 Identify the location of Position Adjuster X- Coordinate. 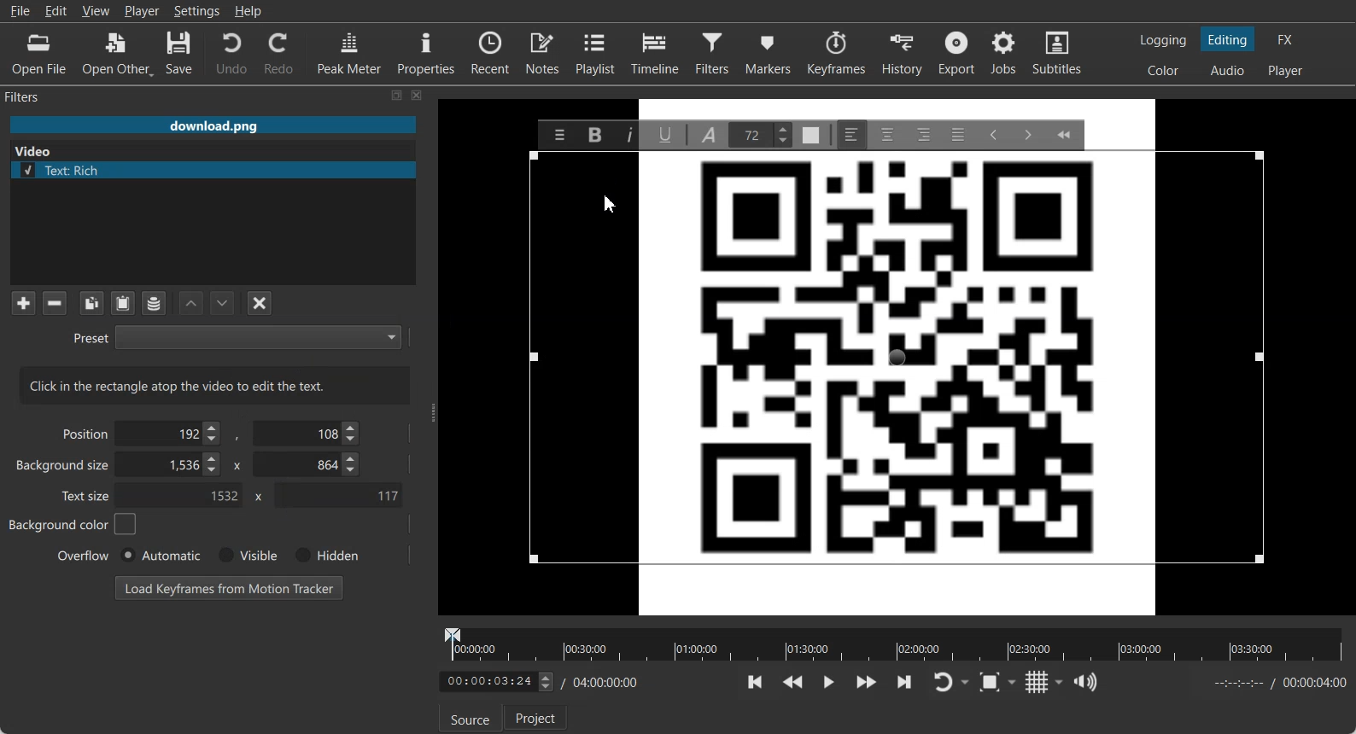
(170, 434).